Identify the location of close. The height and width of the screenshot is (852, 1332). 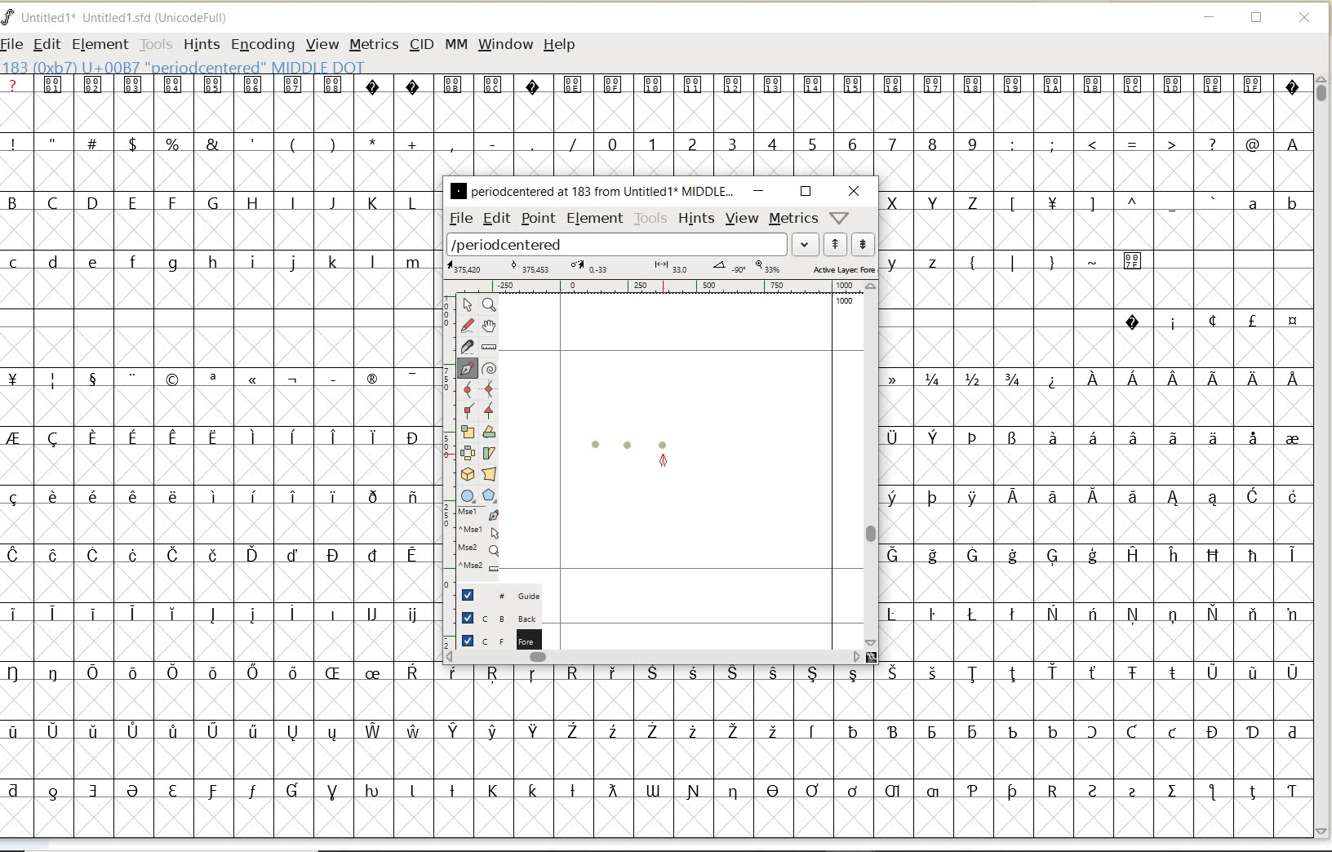
(854, 191).